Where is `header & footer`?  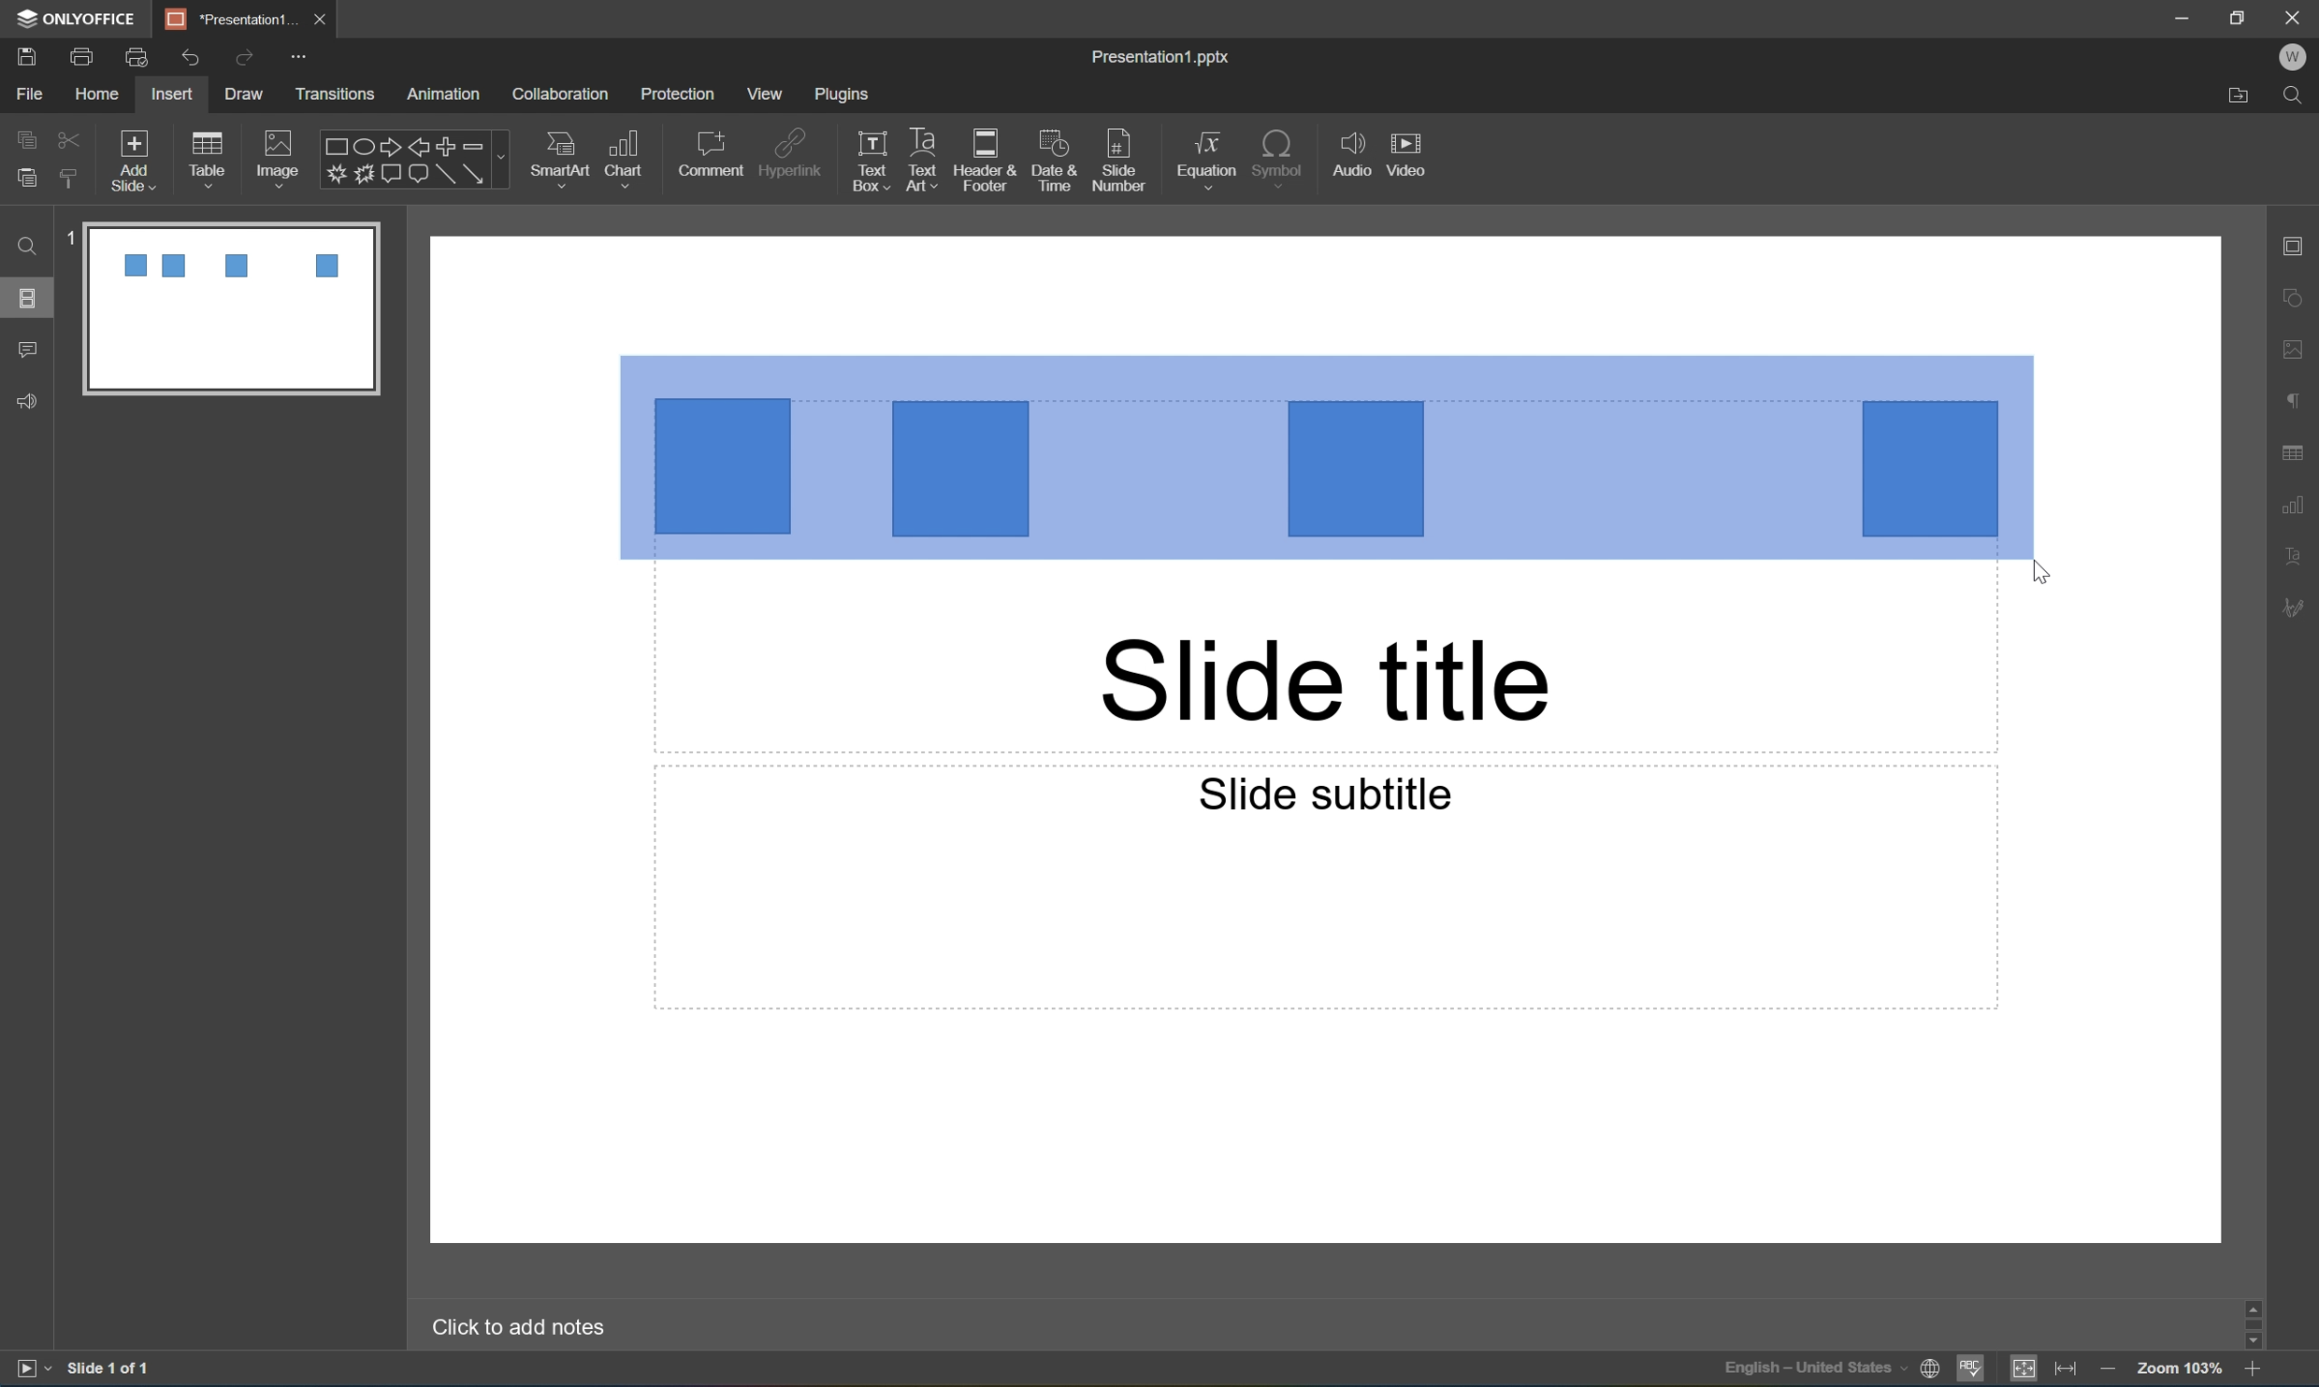
header & footer is located at coordinates (988, 163).